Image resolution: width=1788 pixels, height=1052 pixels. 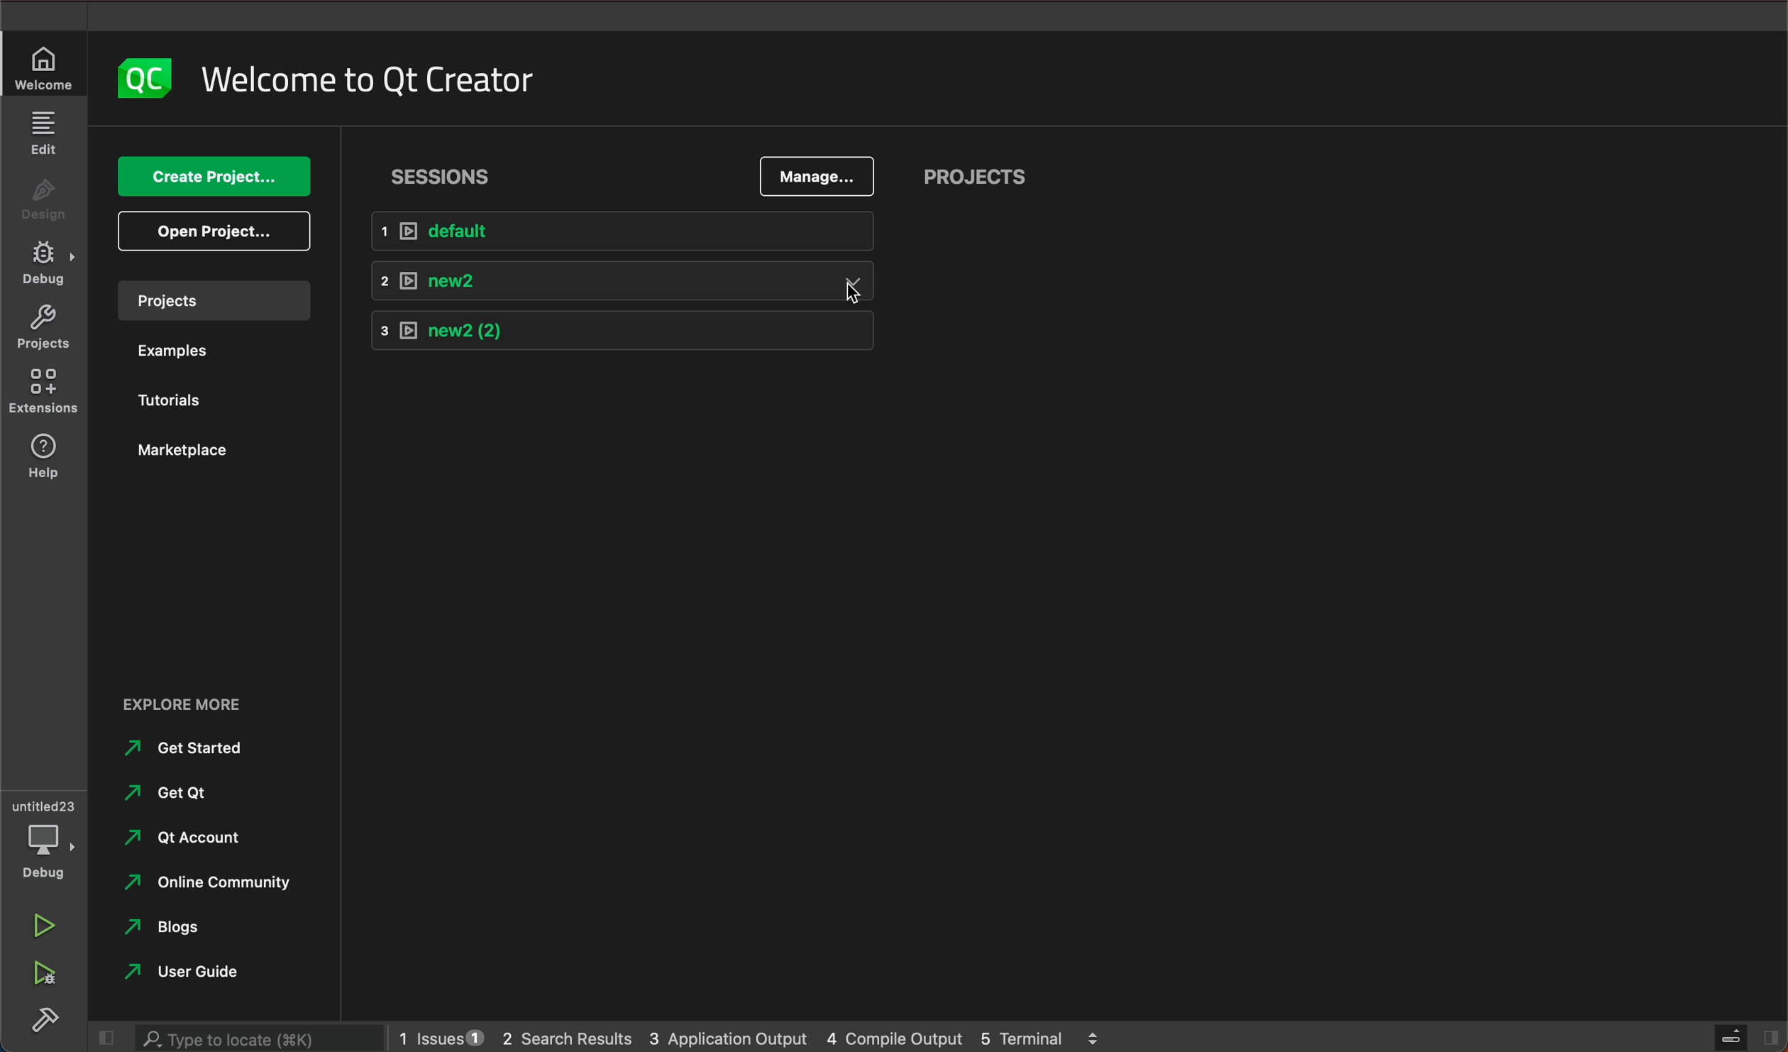 What do you see at coordinates (215, 175) in the screenshot?
I see `create` at bounding box center [215, 175].